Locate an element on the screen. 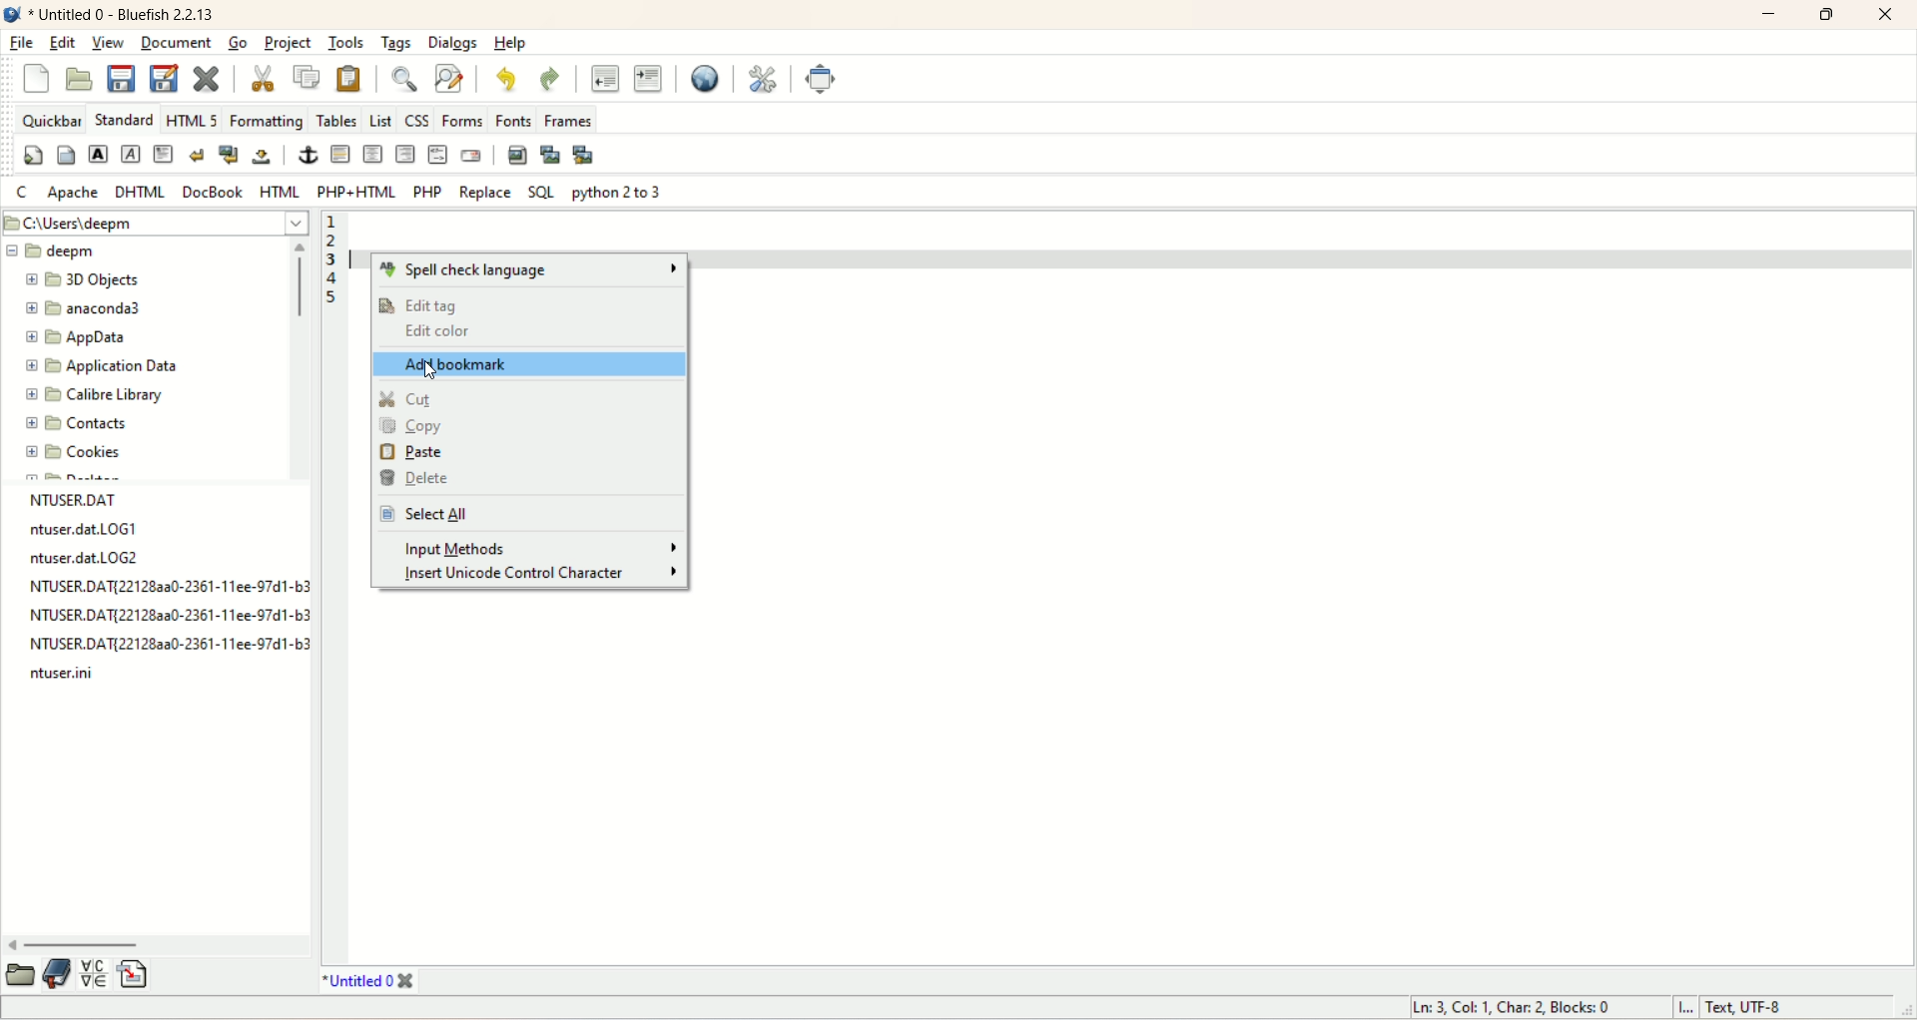 The width and height of the screenshot is (1917, 1020). dialogs is located at coordinates (450, 42).